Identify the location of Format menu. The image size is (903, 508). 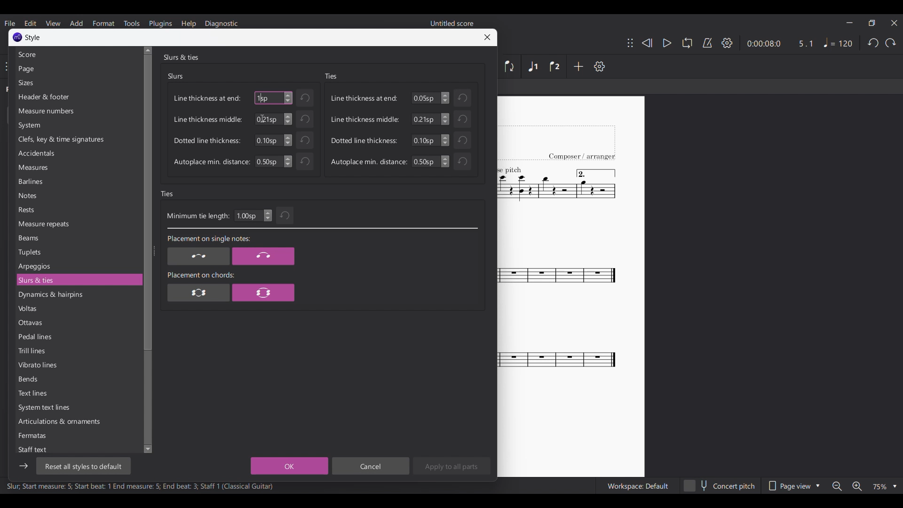
(103, 23).